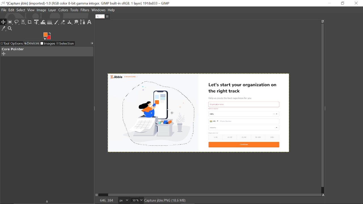  Describe the element at coordinates (244, 127) in the screenshot. I see `industry` at that location.